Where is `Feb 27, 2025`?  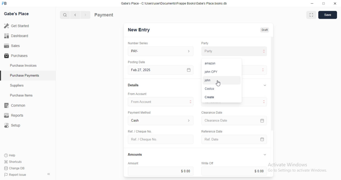 Feb 27, 2025 is located at coordinates (161, 70).